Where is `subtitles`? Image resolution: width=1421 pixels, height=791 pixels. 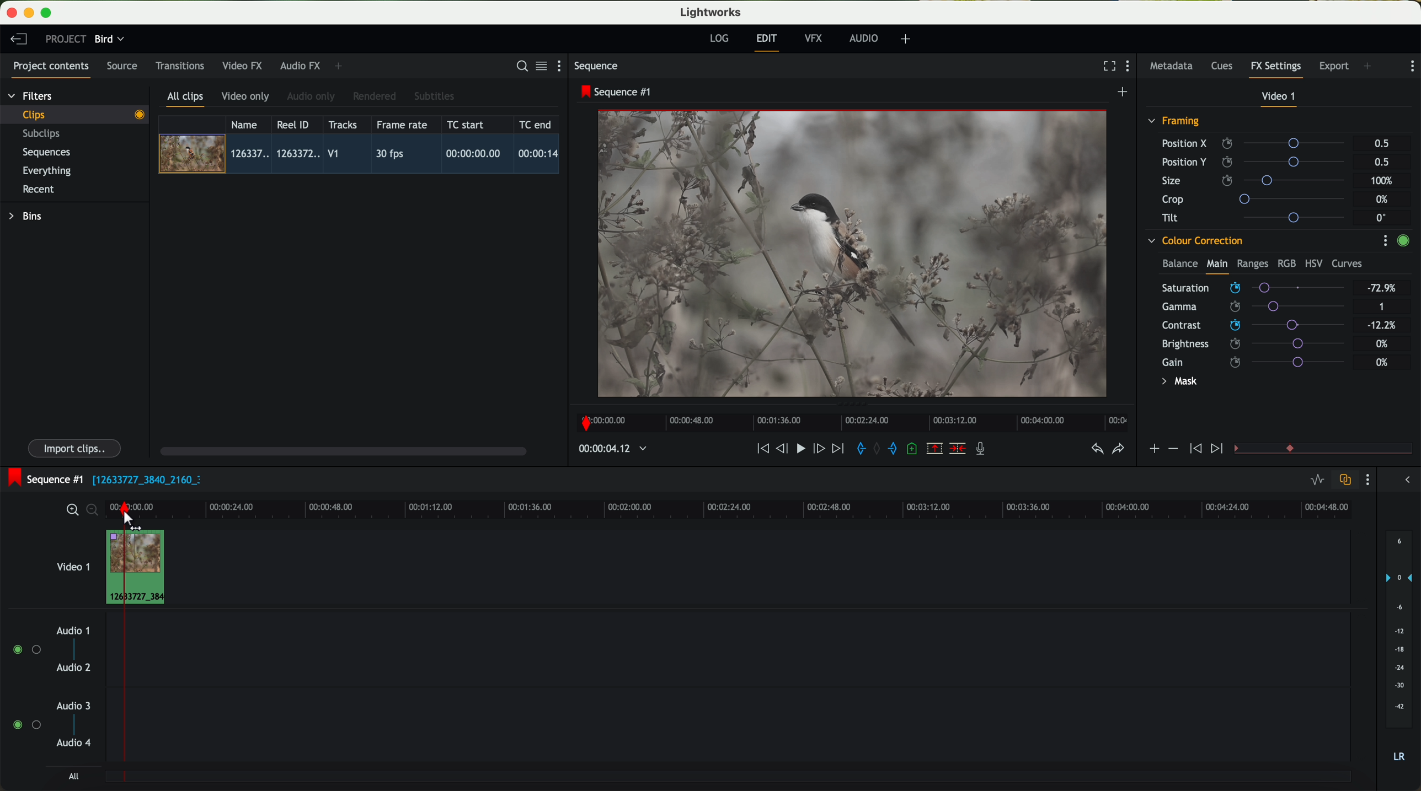 subtitles is located at coordinates (432, 96).